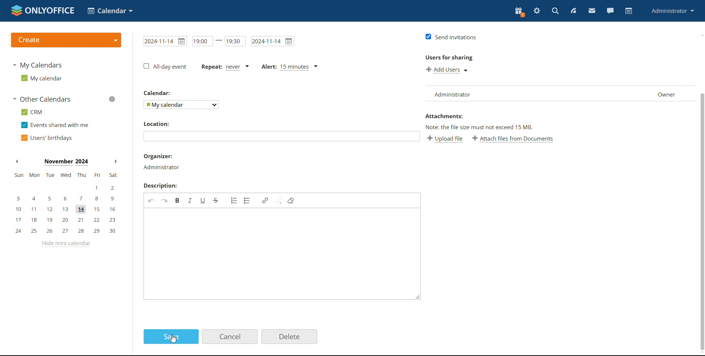 The image size is (705, 356). What do you see at coordinates (235, 42) in the screenshot?
I see `end time` at bounding box center [235, 42].